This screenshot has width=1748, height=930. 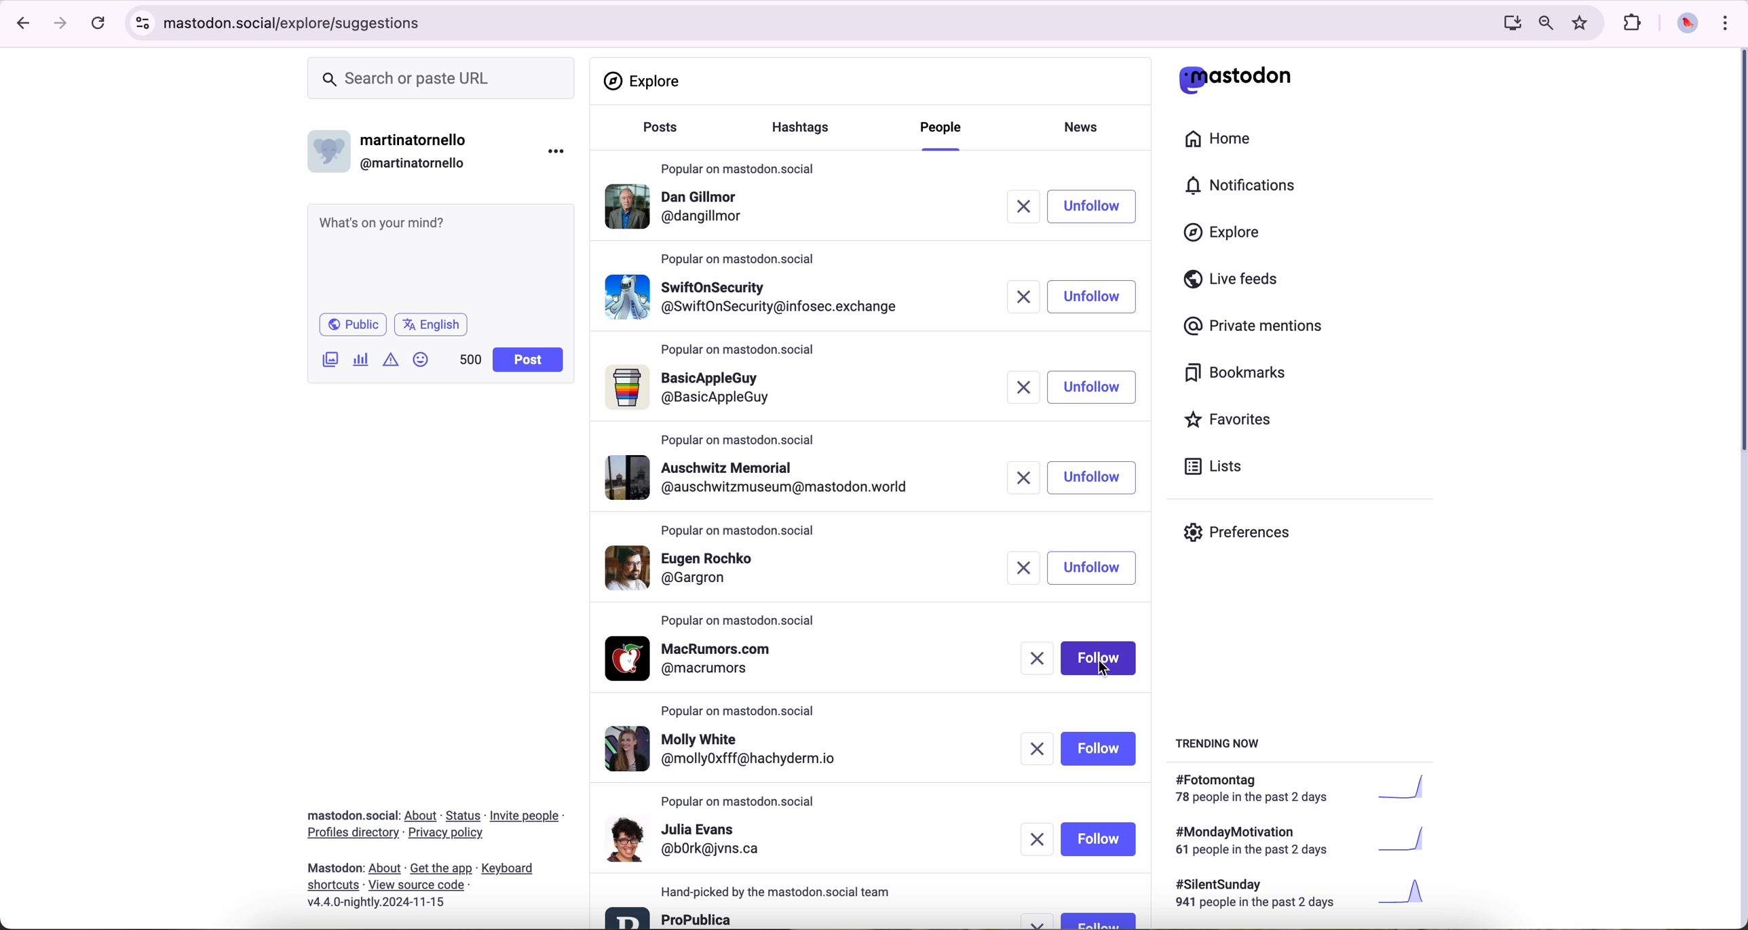 What do you see at coordinates (808, 129) in the screenshot?
I see `hasgtags` at bounding box center [808, 129].